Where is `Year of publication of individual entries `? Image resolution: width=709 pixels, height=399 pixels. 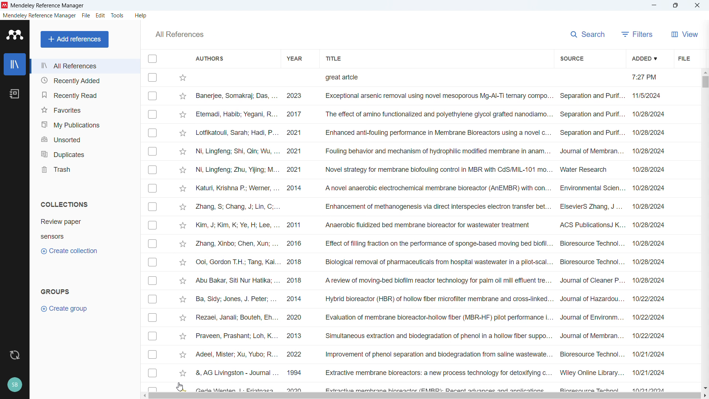
Year of publication of individual entries  is located at coordinates (294, 240).